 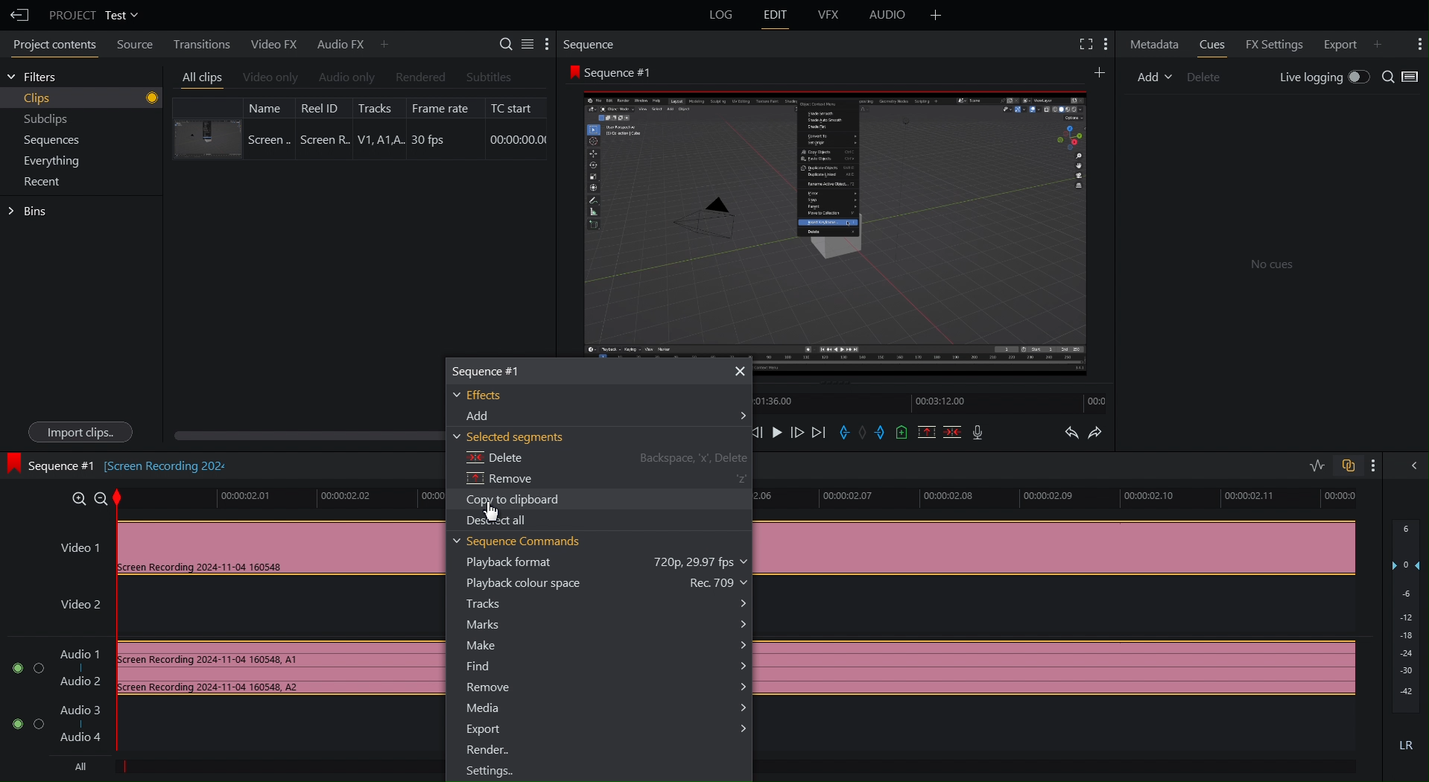 What do you see at coordinates (43, 161) in the screenshot?
I see `Everything` at bounding box center [43, 161].